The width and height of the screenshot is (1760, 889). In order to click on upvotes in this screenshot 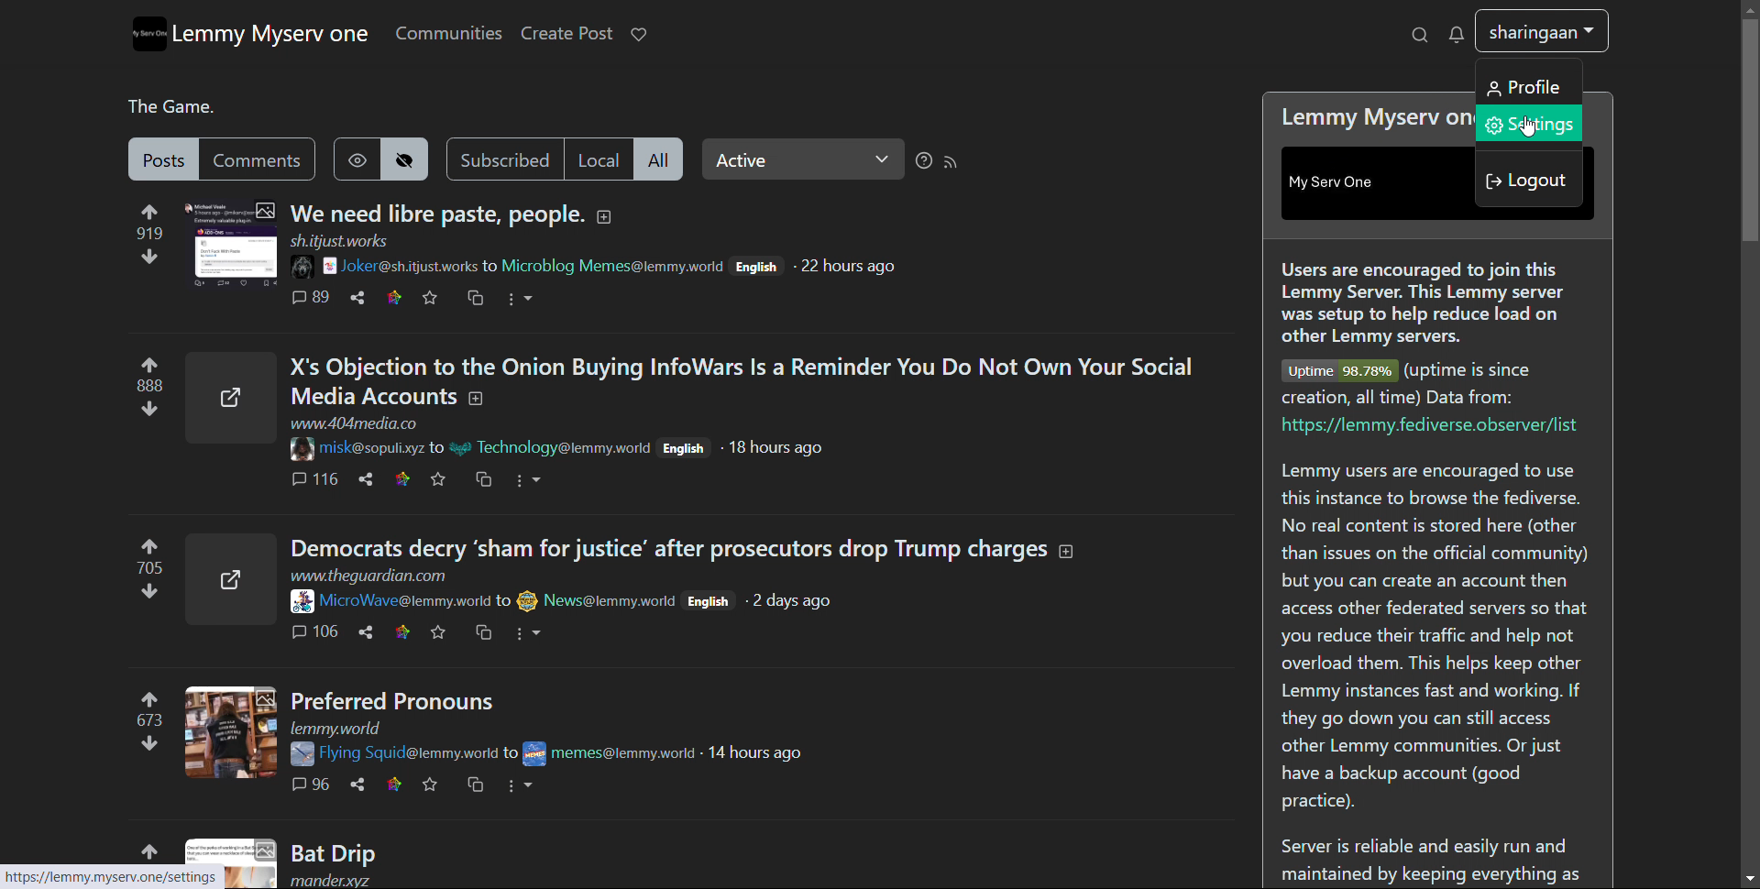, I will do `click(159, 210)`.